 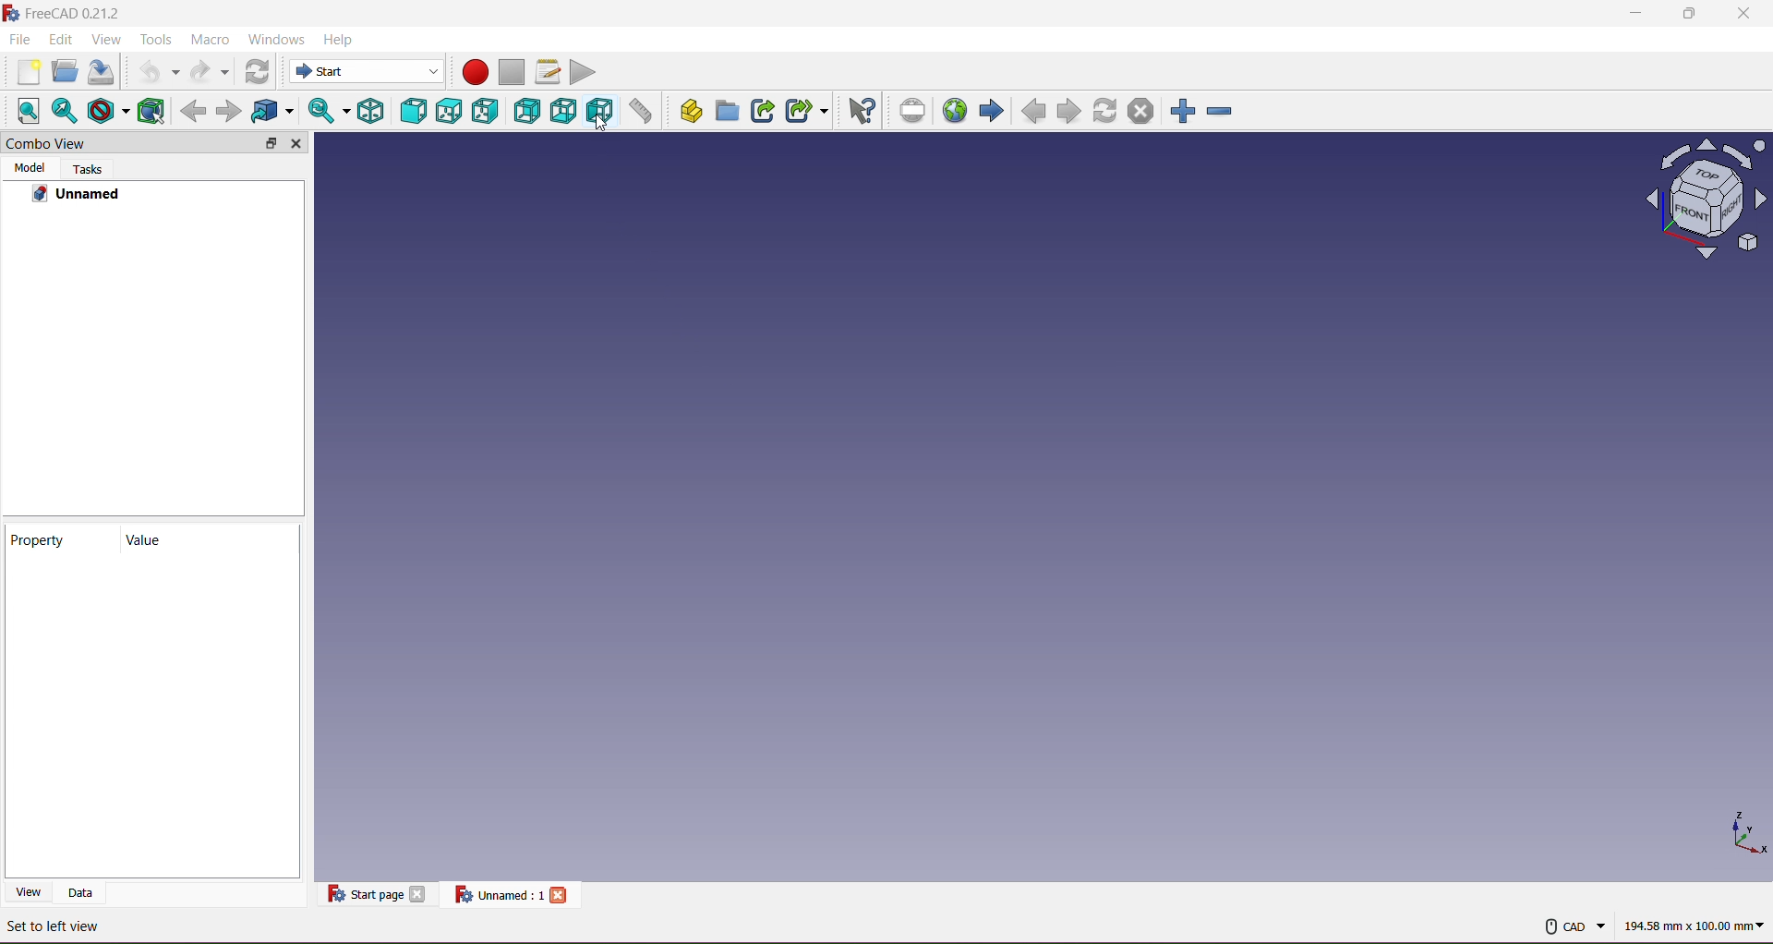 I want to click on Play Macro, so click(x=583, y=72).